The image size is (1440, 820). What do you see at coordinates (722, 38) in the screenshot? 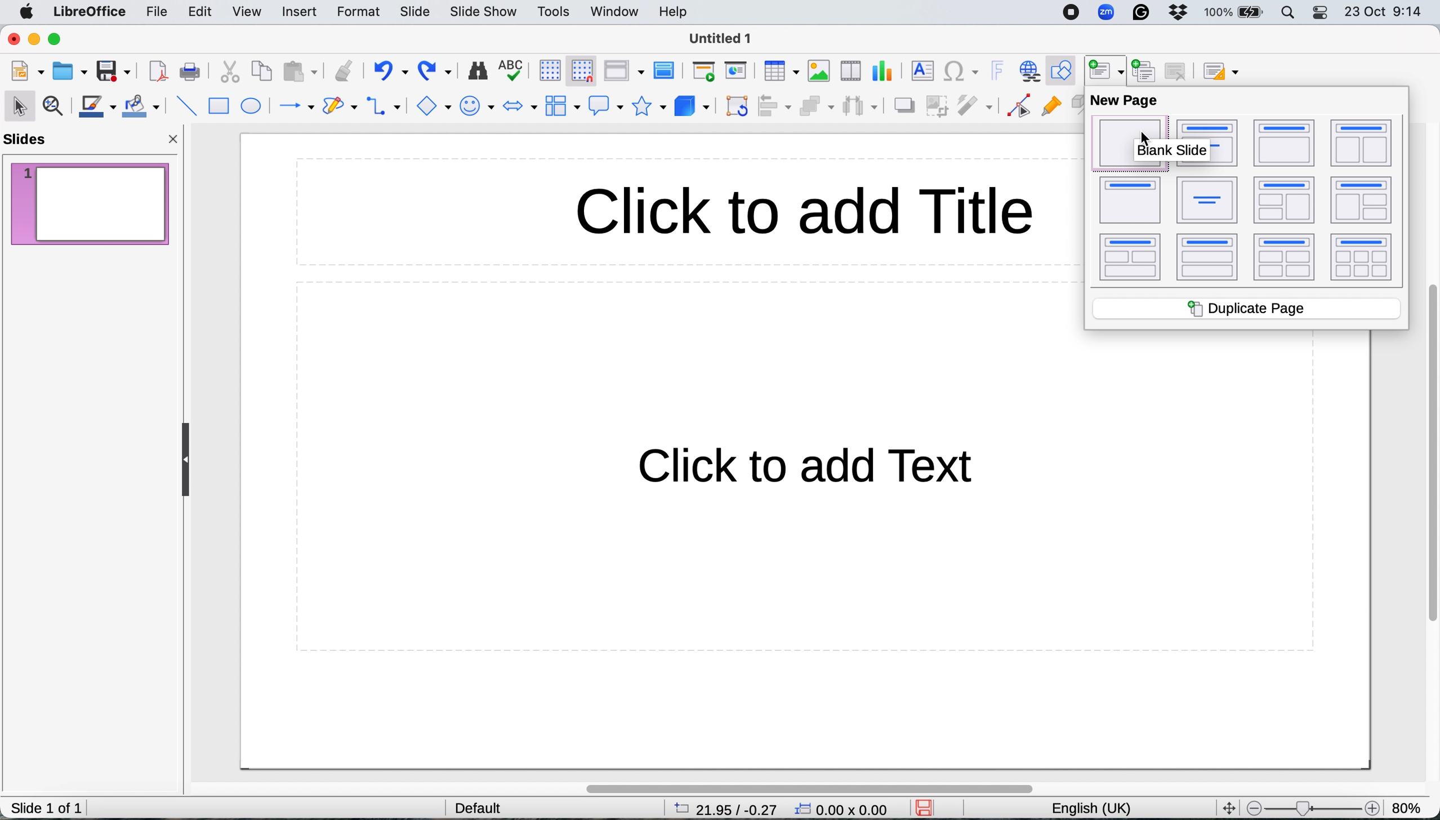
I see `file name` at bounding box center [722, 38].